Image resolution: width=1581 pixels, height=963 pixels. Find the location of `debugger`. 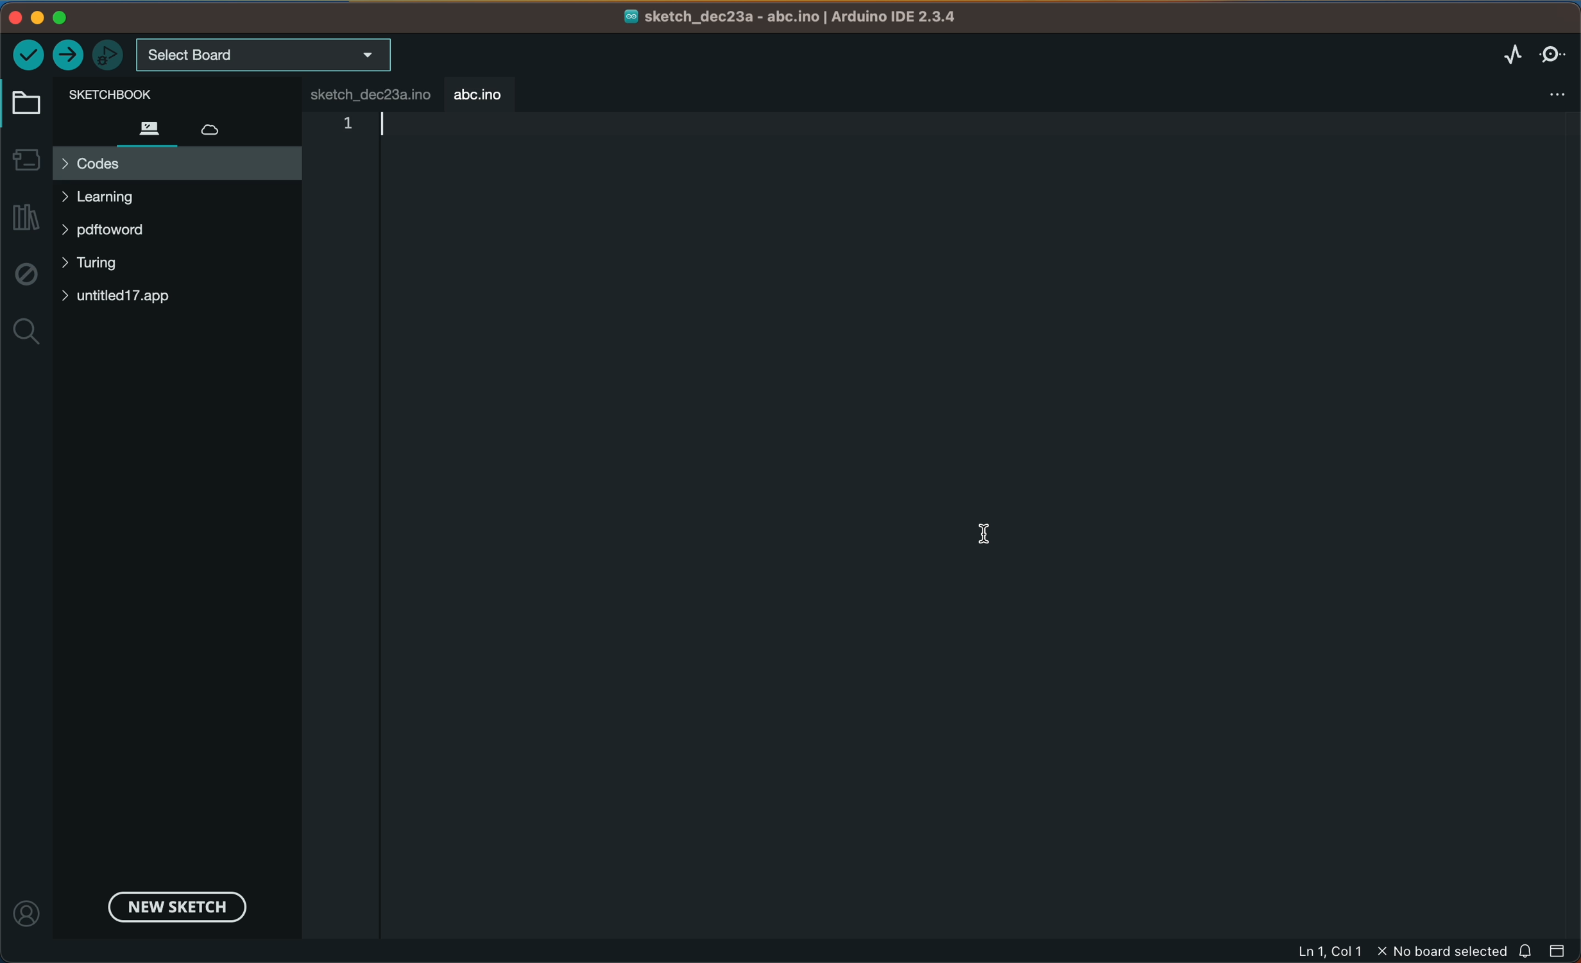

debugger is located at coordinates (109, 54).